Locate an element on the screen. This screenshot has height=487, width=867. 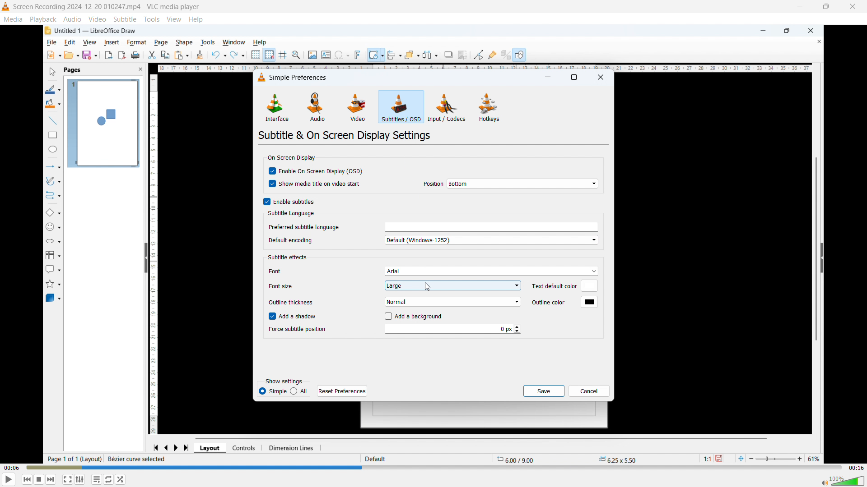
Maximise  is located at coordinates (826, 7).